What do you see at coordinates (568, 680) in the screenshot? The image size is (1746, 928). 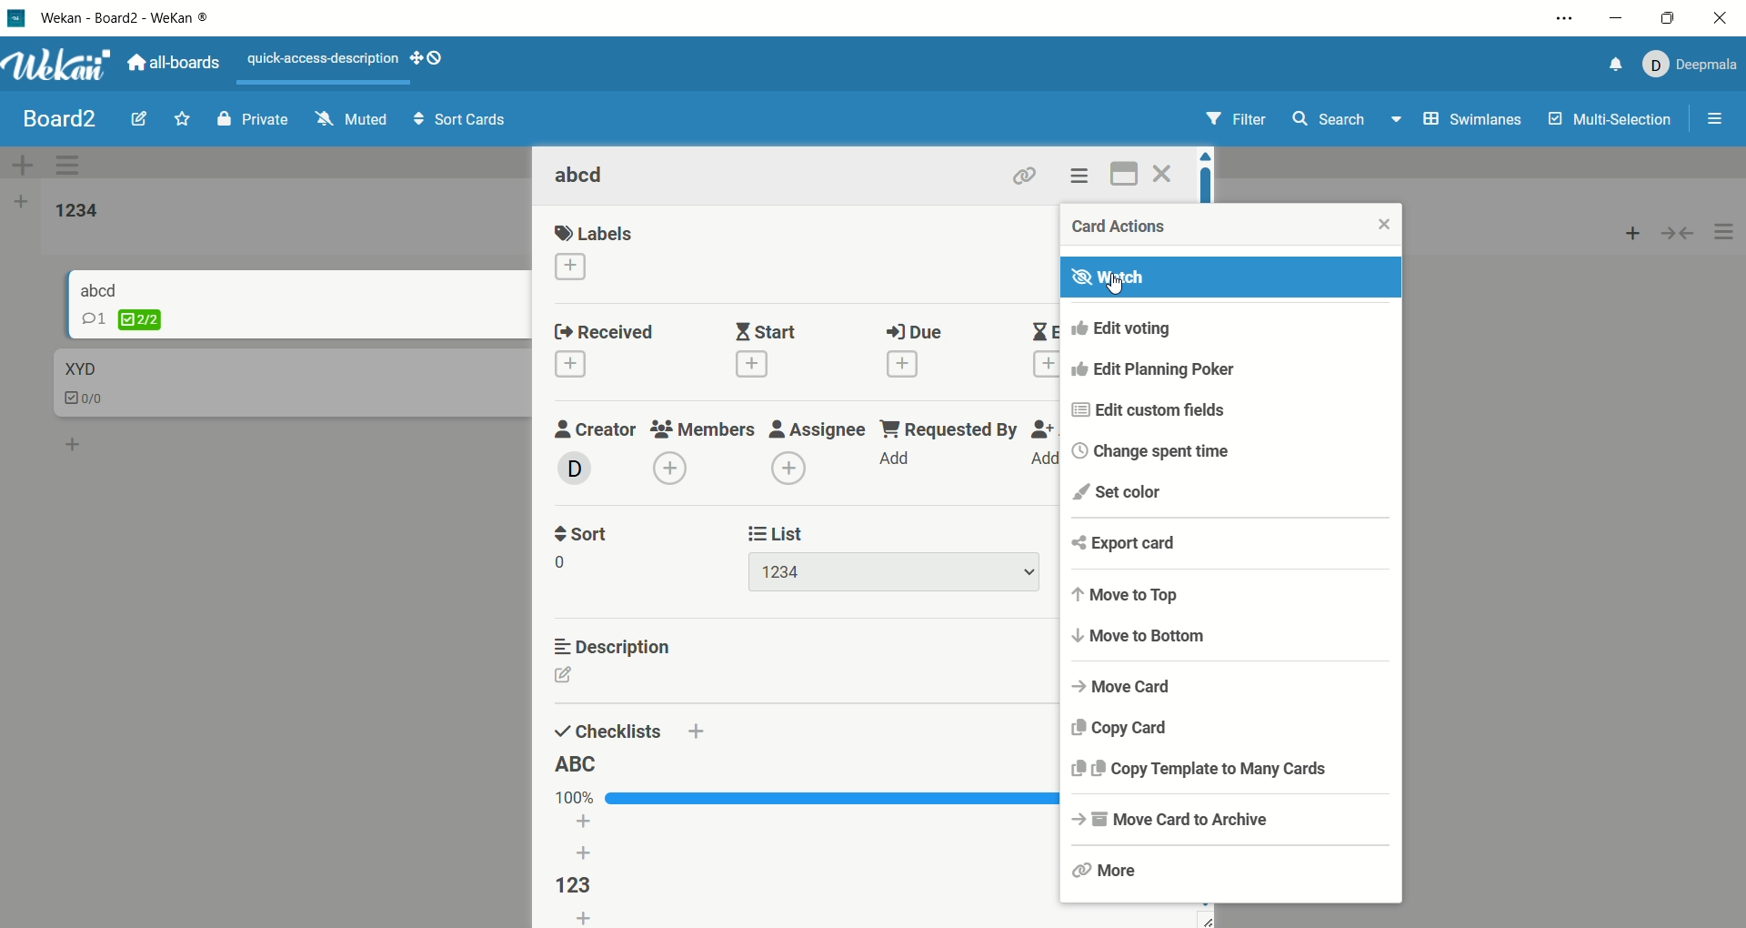 I see `edit` at bounding box center [568, 680].